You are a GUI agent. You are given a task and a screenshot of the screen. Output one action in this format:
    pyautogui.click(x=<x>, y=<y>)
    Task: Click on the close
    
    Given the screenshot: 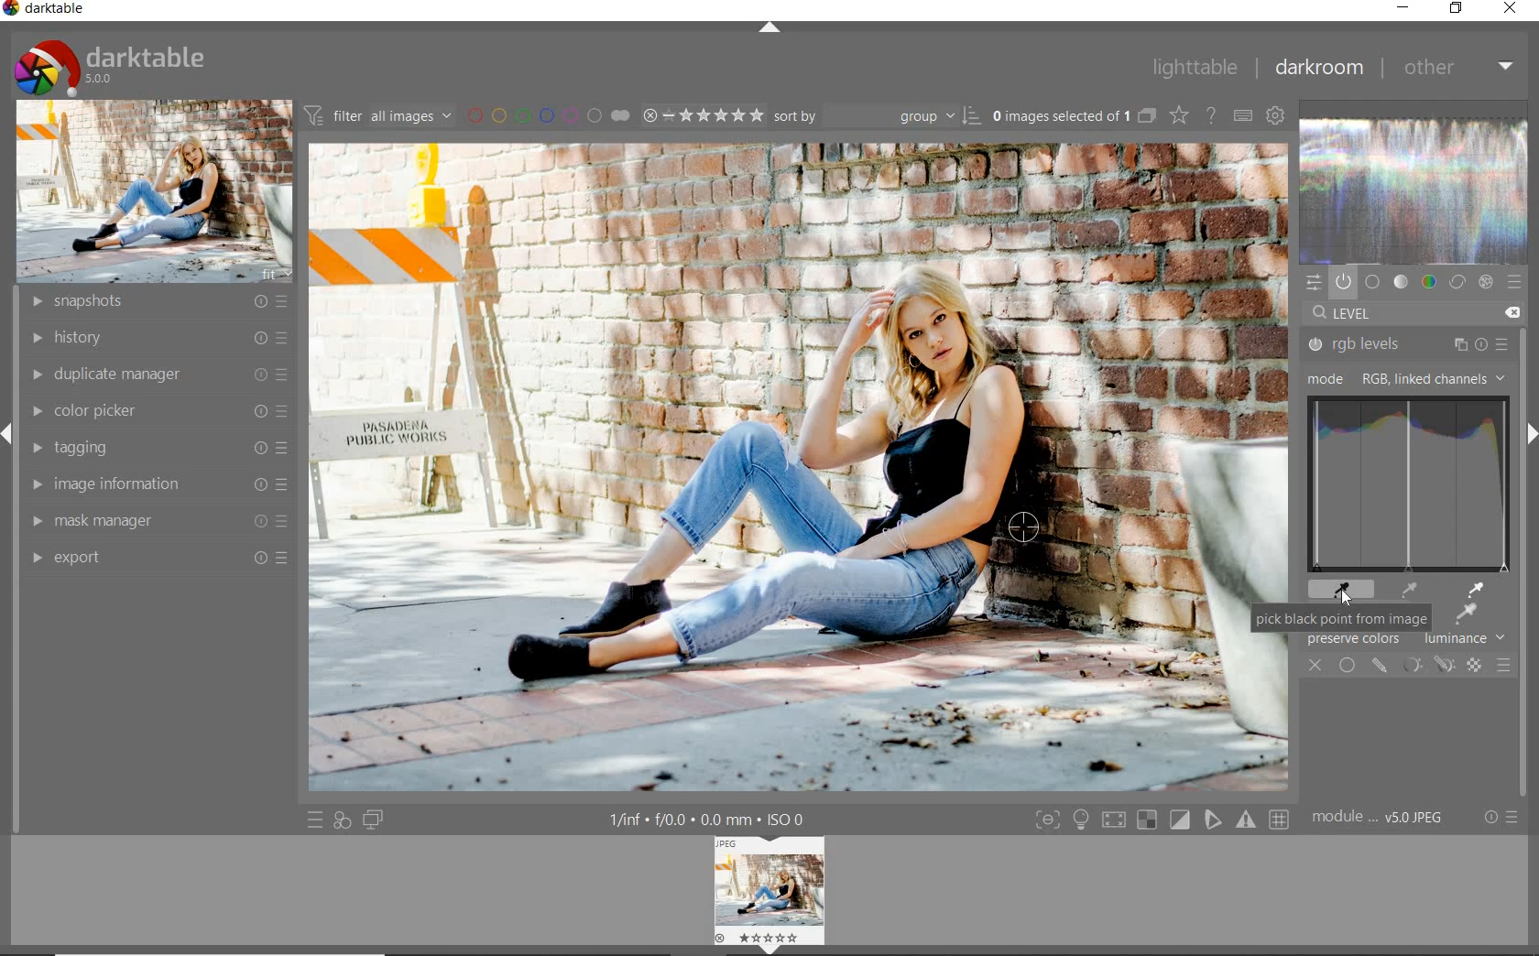 What is the action you would take?
    pyautogui.click(x=1315, y=663)
    